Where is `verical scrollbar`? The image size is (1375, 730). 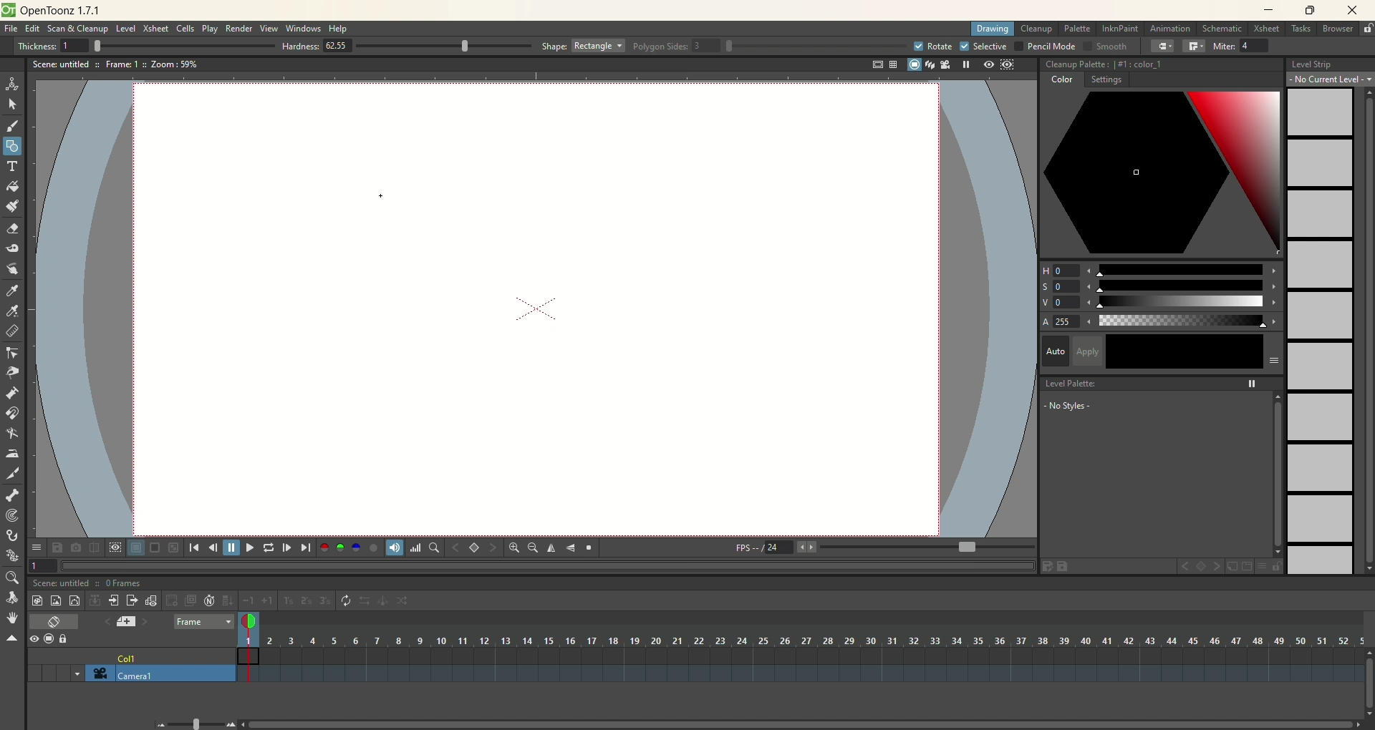 verical scrollbar is located at coordinates (1276, 474).